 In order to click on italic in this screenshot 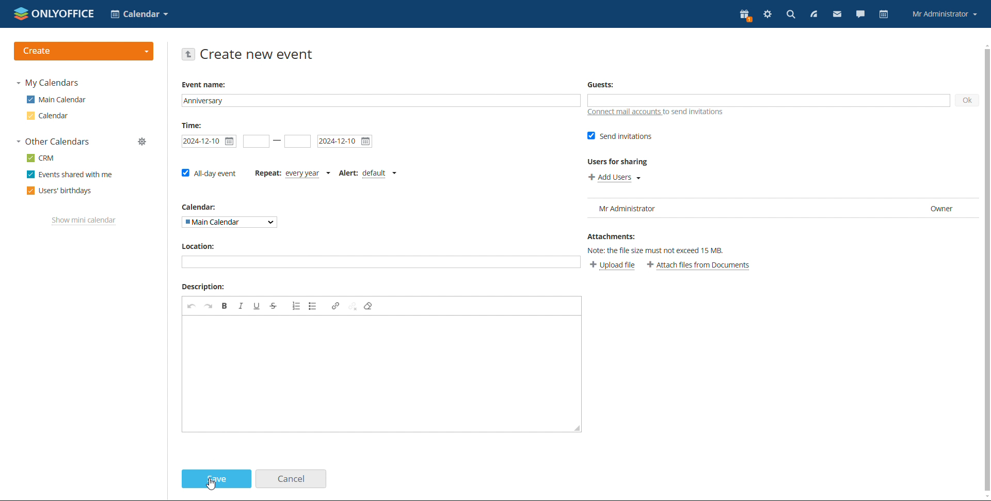, I will do `click(241, 306)`.